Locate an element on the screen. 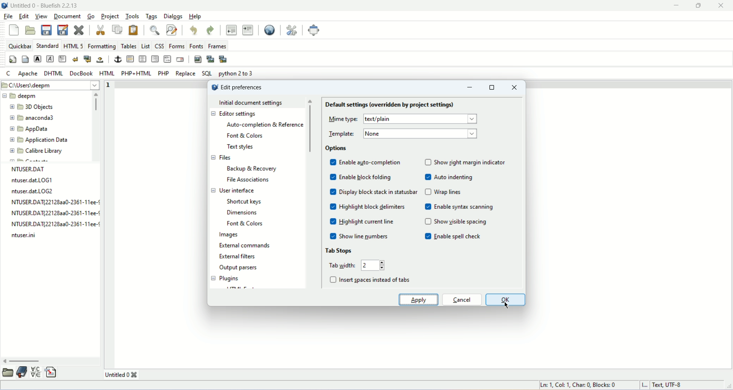 This screenshot has width=733, height=390. file is located at coordinates (9, 16).